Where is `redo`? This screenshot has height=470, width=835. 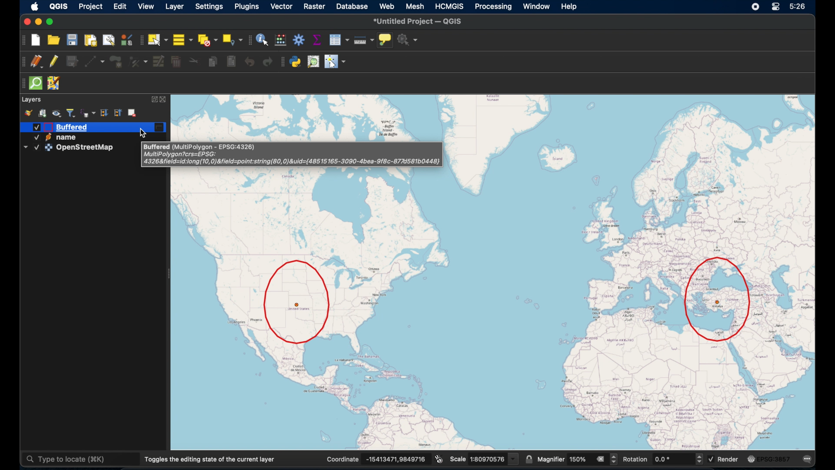 redo is located at coordinates (267, 62).